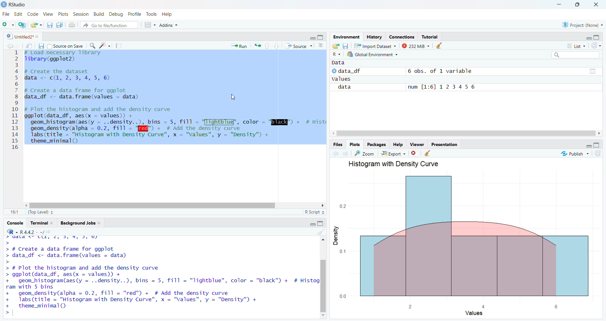 The width and height of the screenshot is (606, 321). What do you see at coordinates (336, 153) in the screenshot?
I see `previous plot` at bounding box center [336, 153].